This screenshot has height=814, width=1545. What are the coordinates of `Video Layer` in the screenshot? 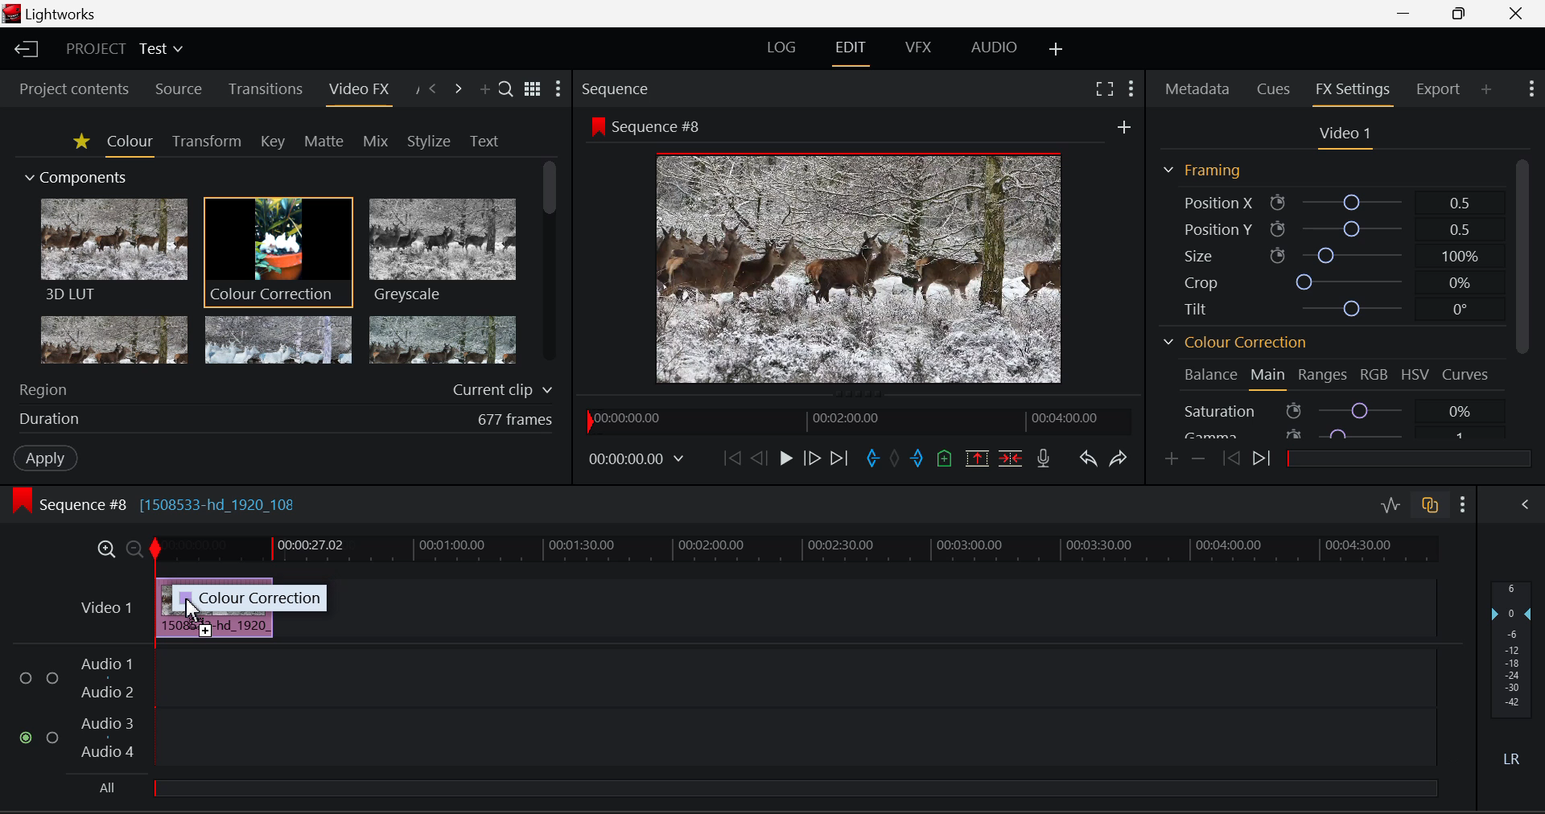 It's located at (107, 607).